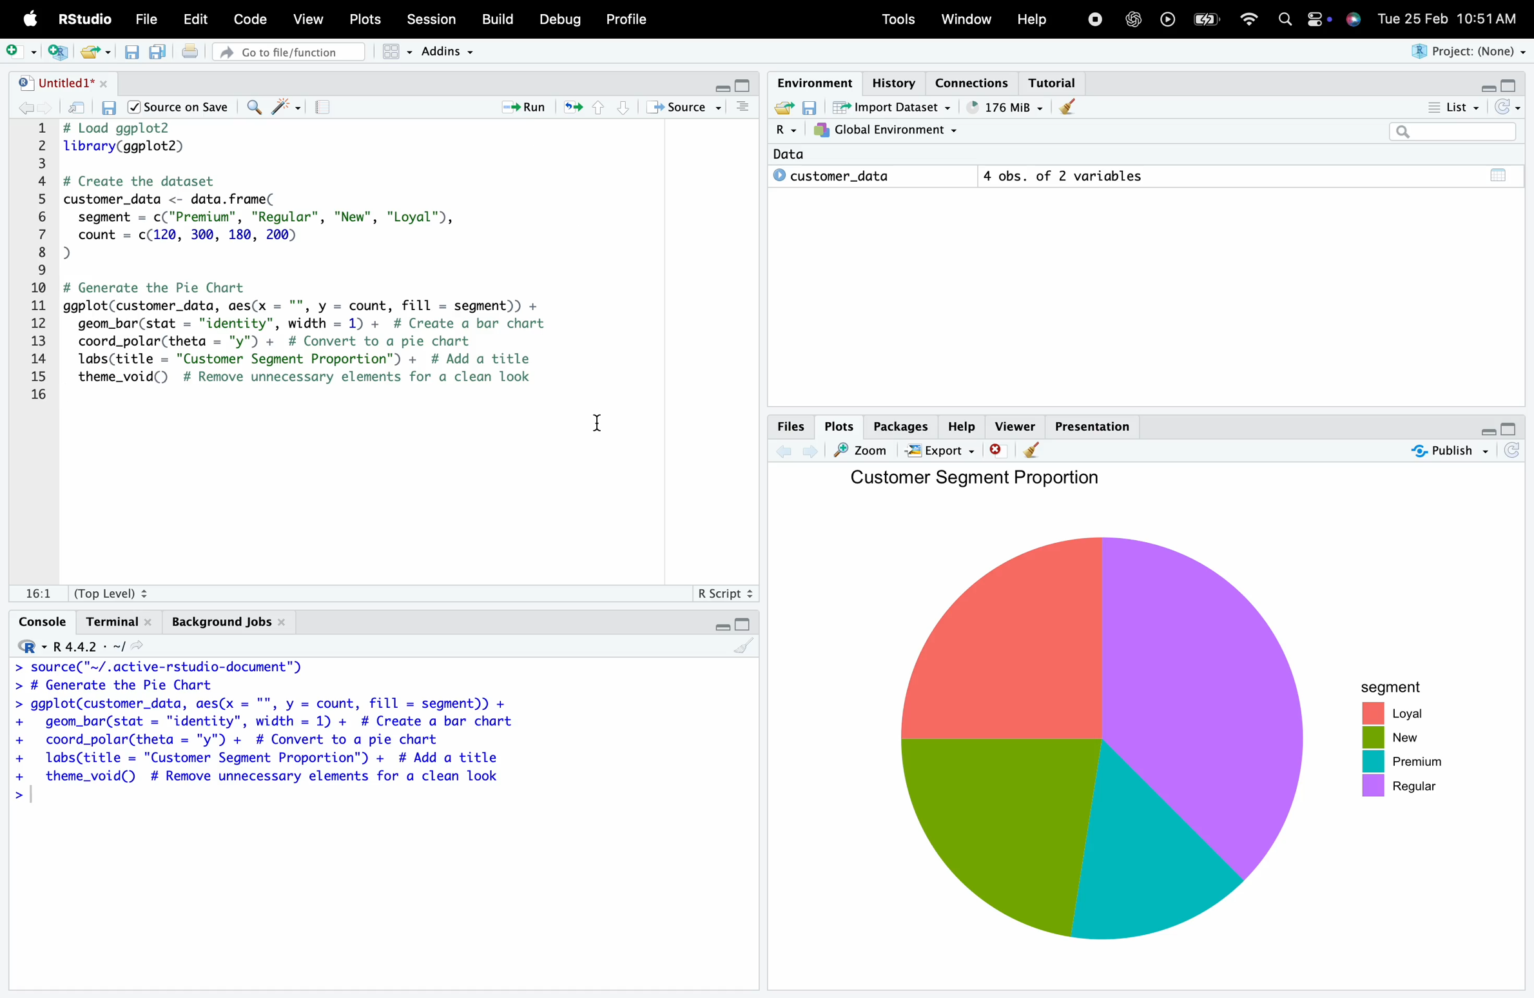  I want to click on minimise, so click(1484, 431).